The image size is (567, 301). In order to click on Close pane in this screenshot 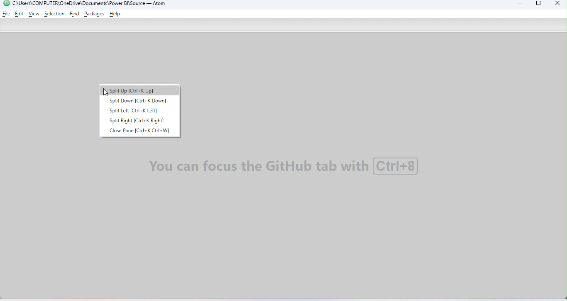, I will do `click(143, 131)`.